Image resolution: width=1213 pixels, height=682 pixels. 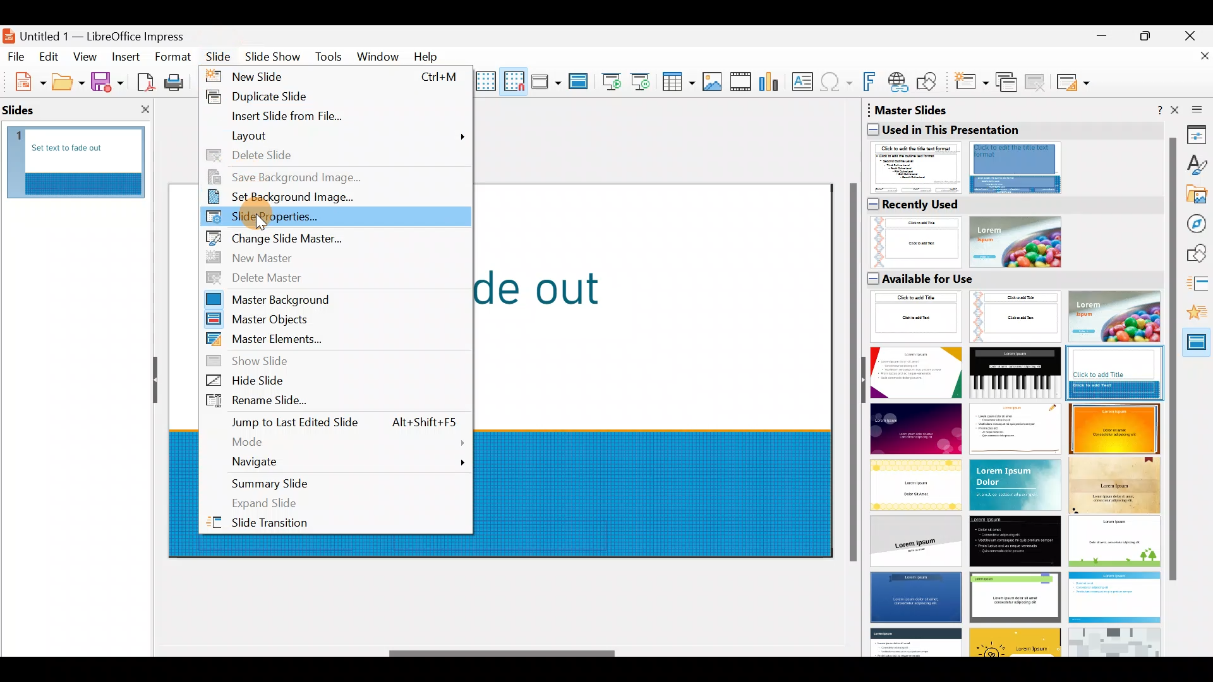 What do you see at coordinates (334, 481) in the screenshot?
I see `Summary slide` at bounding box center [334, 481].